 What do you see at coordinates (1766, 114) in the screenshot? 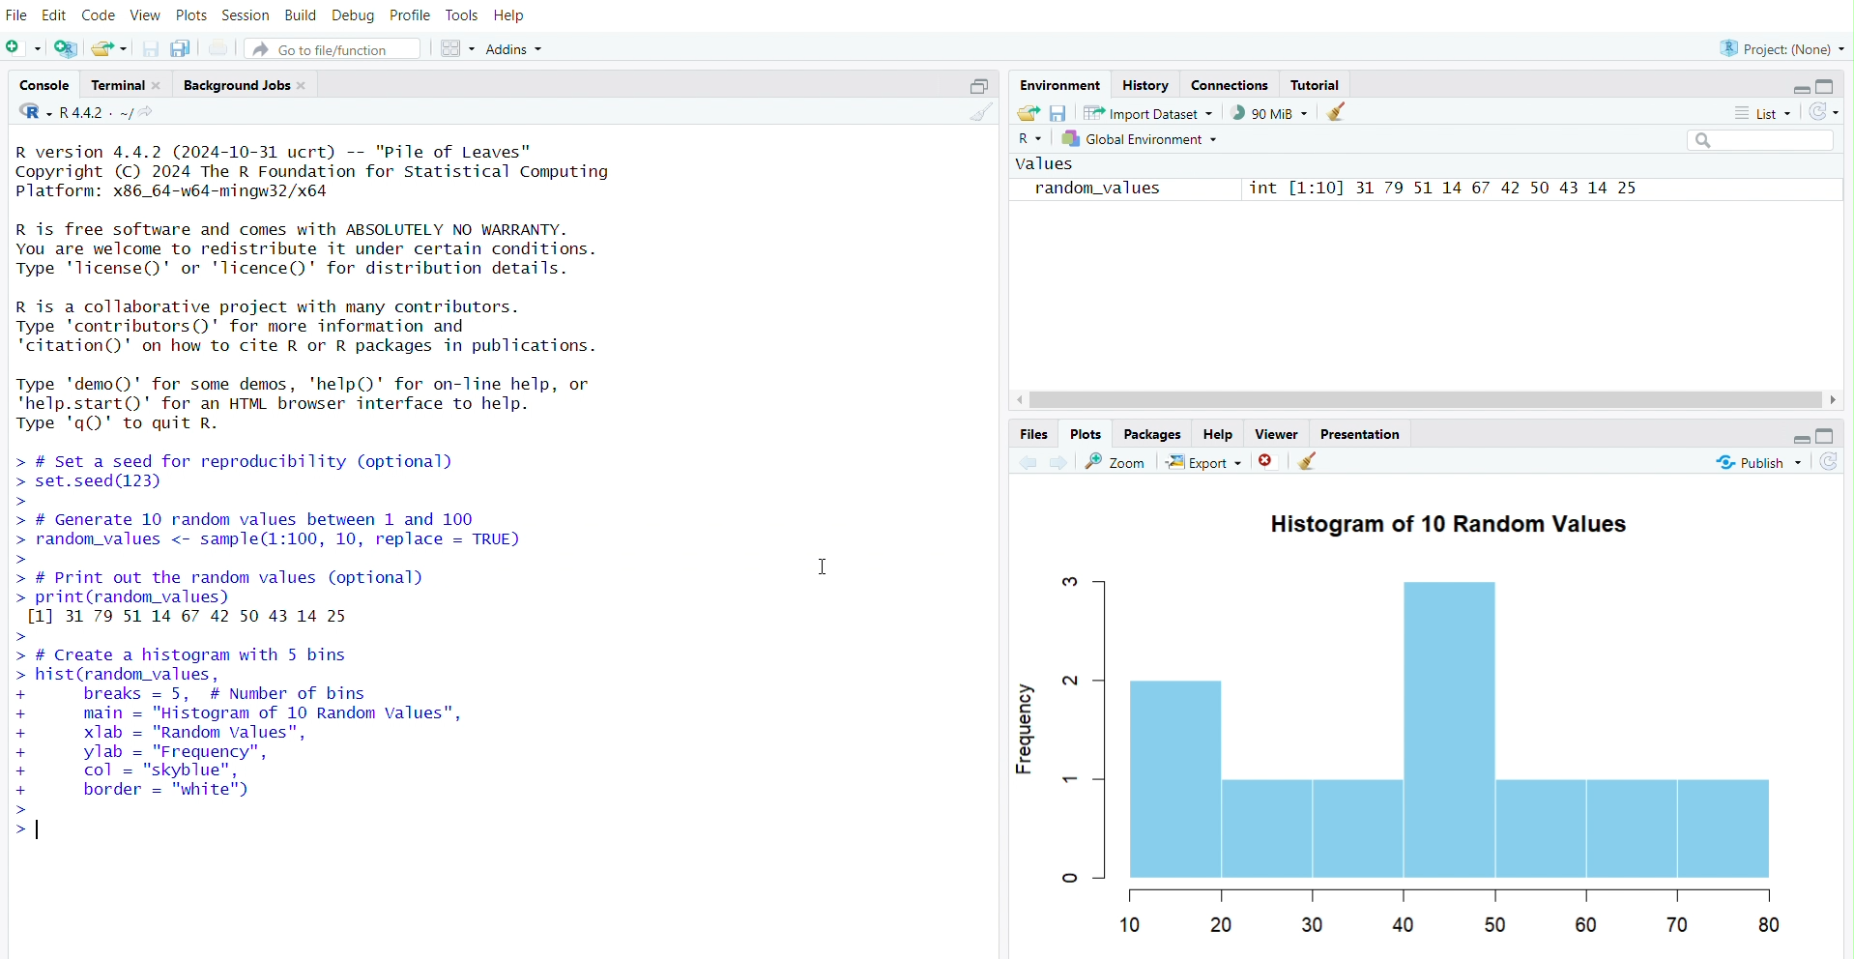
I see `list` at bounding box center [1766, 114].